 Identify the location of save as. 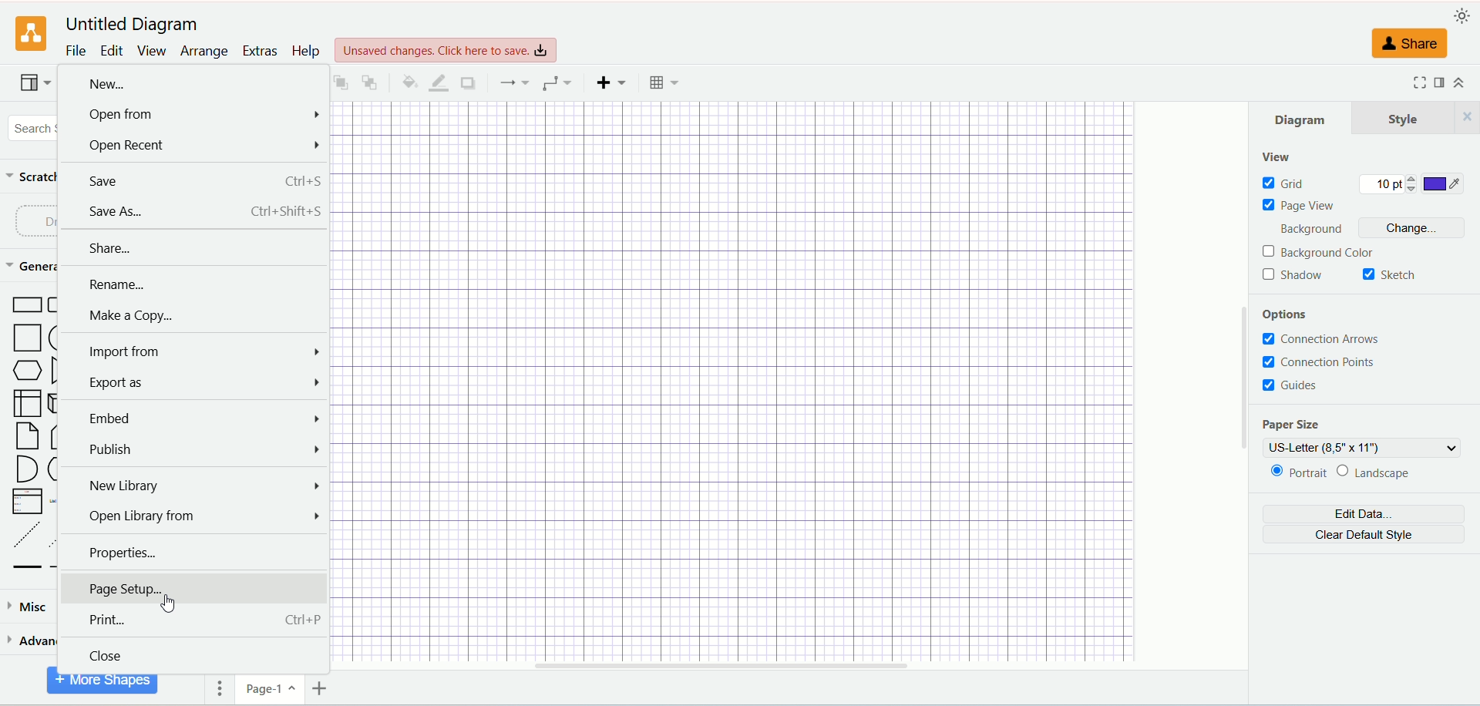
(193, 210).